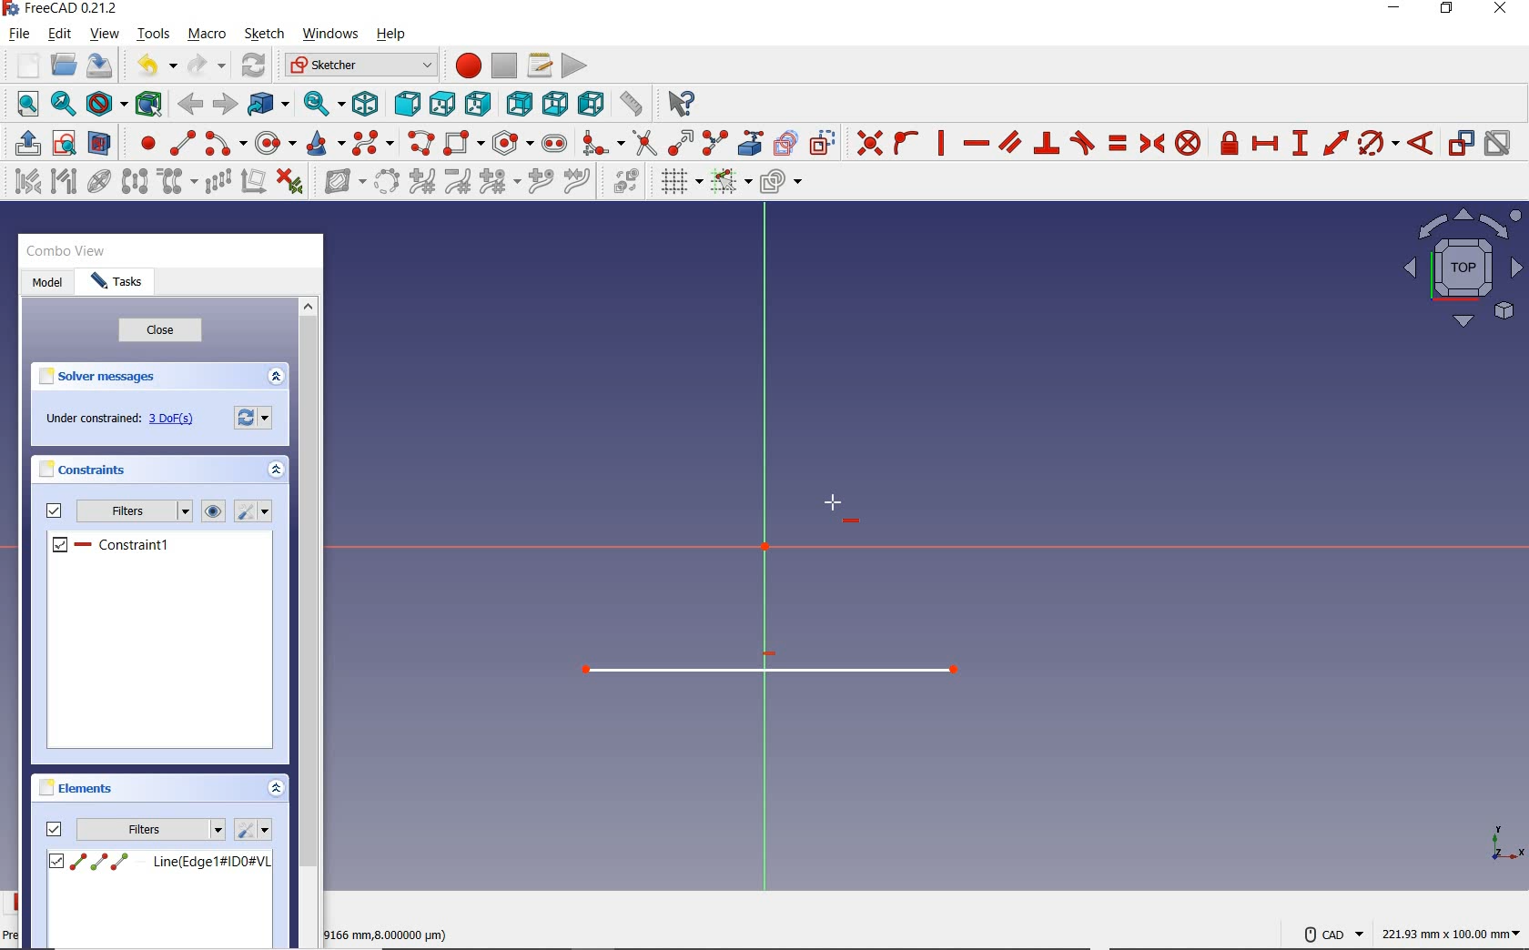  What do you see at coordinates (390, 934) in the screenshot?
I see `Numbers` at bounding box center [390, 934].